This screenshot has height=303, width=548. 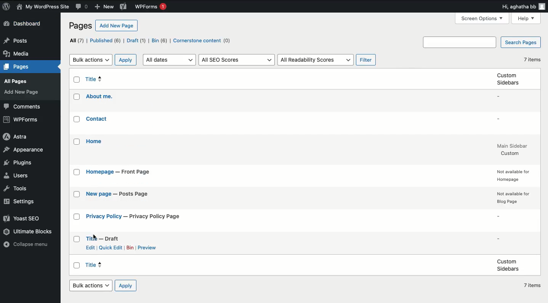 What do you see at coordinates (15, 175) in the screenshot?
I see `Users` at bounding box center [15, 175].